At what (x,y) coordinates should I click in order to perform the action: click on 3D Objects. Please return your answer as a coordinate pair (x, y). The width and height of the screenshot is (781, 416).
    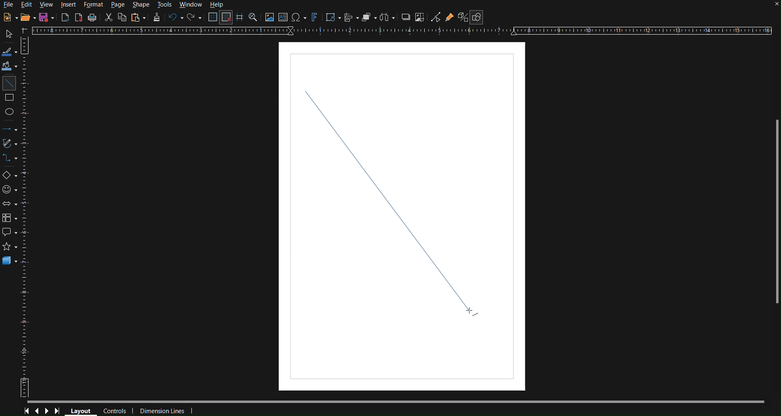
    Looking at the image, I should click on (10, 260).